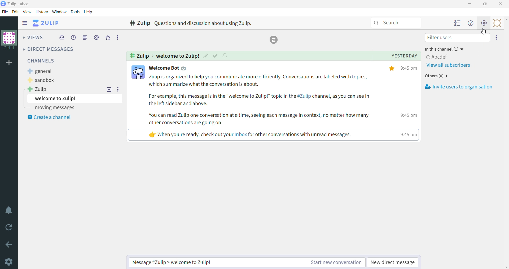  I want to click on Views, so click(34, 37).